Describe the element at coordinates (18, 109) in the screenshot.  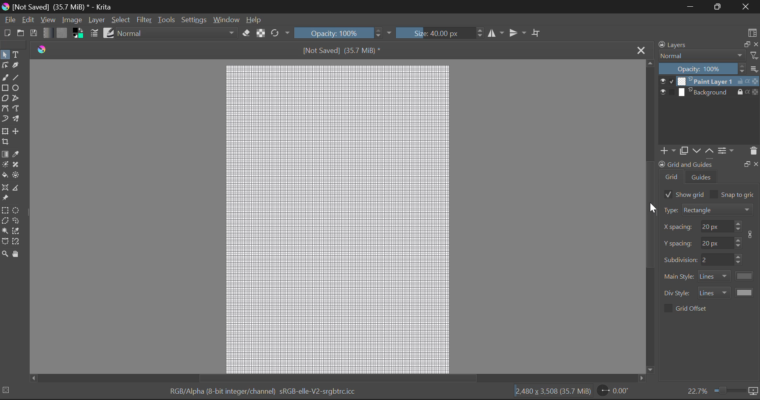
I see `Freehand Path Tool` at that location.